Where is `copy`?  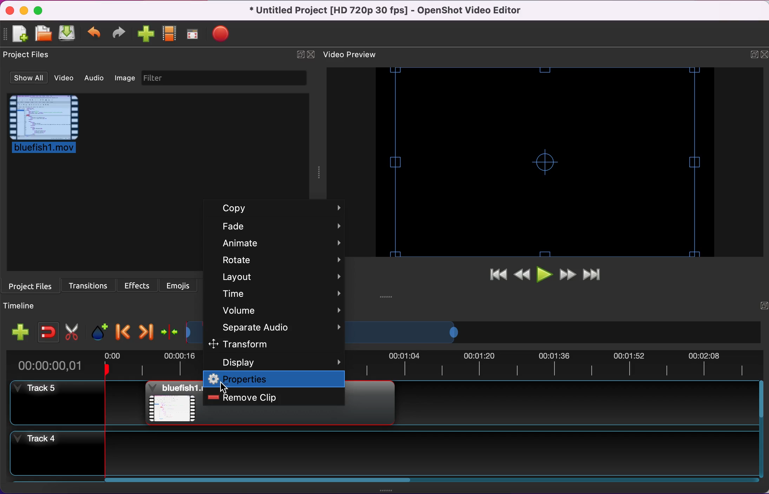 copy is located at coordinates (280, 210).